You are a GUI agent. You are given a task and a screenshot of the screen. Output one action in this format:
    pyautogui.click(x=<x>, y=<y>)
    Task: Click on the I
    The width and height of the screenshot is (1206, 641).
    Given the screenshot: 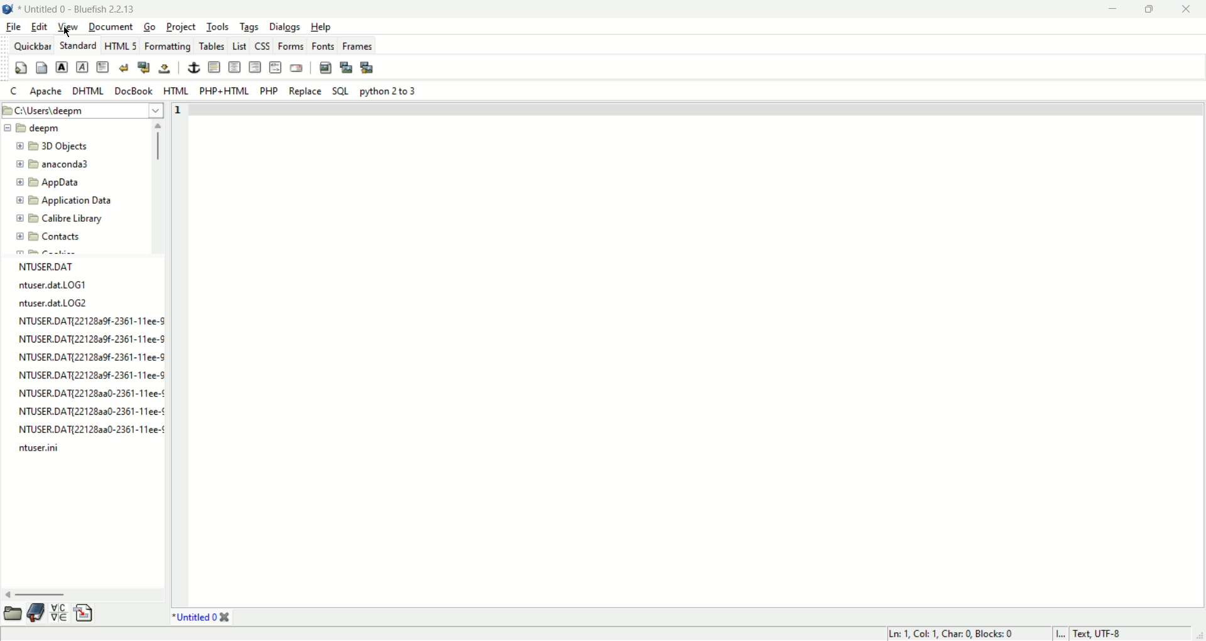 What is the action you would take?
    pyautogui.click(x=1062, y=634)
    